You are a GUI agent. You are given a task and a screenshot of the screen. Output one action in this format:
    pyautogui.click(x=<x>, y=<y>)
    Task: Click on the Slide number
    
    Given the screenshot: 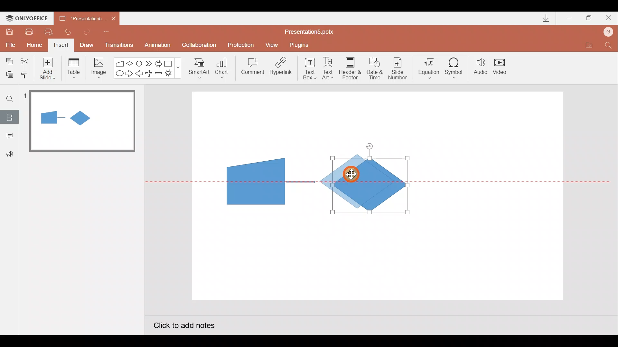 What is the action you would take?
    pyautogui.click(x=399, y=68)
    